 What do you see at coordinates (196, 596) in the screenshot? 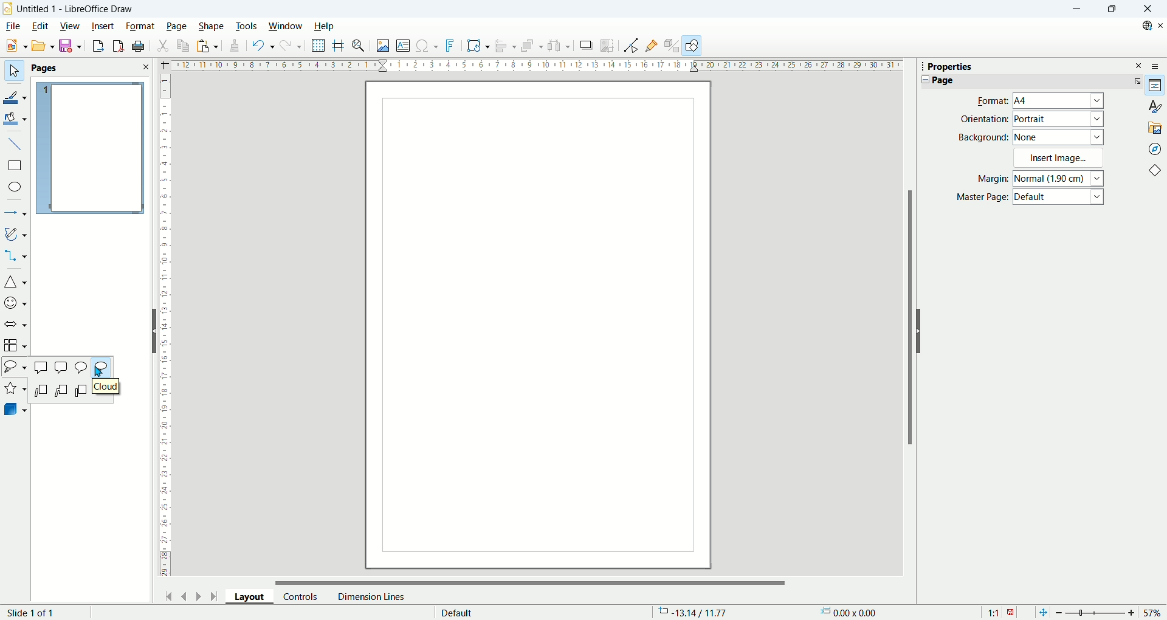
I see `next page` at bounding box center [196, 596].